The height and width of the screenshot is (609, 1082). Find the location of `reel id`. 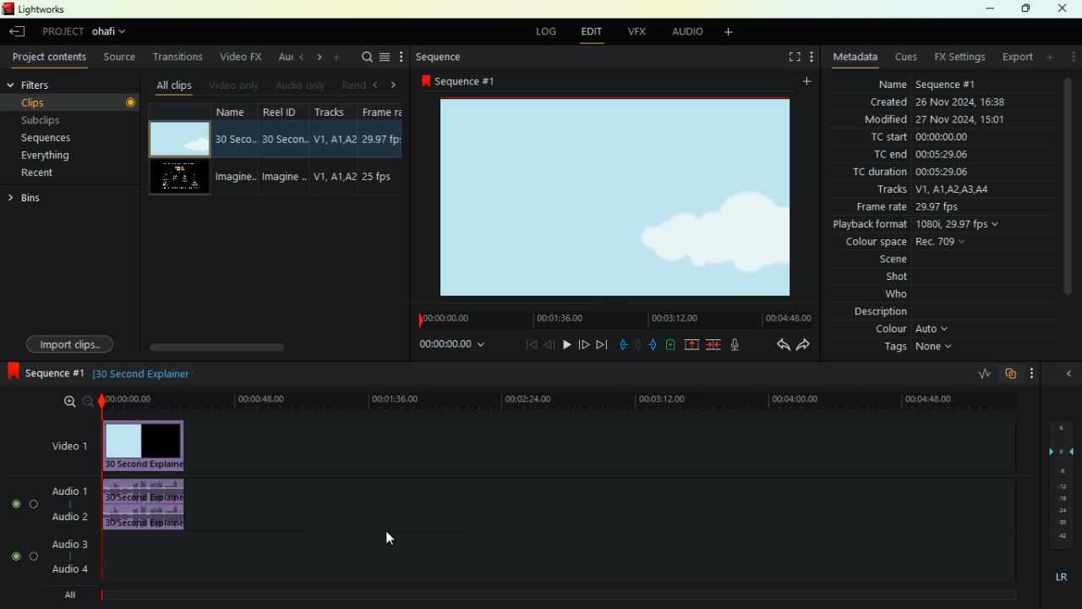

reel id is located at coordinates (285, 148).